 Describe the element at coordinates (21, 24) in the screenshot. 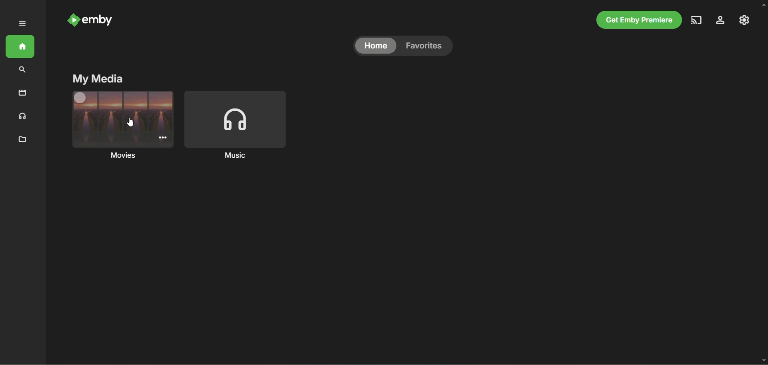

I see `expand` at that location.